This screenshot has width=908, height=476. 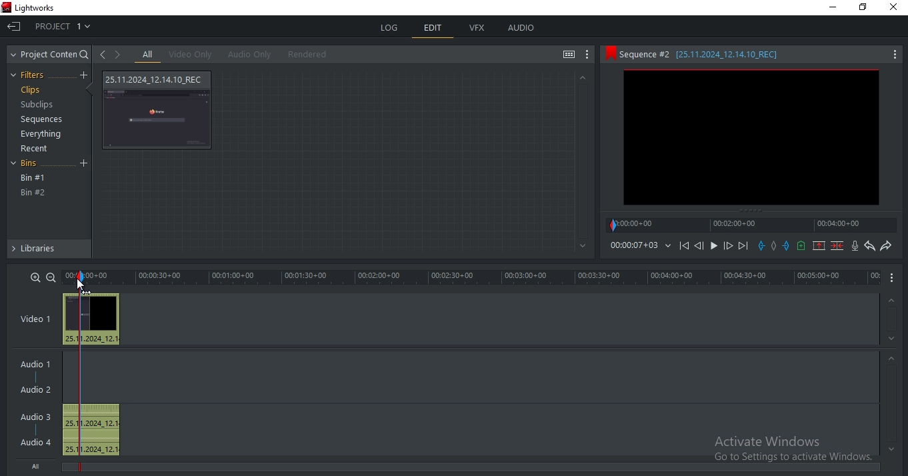 I want to click on add a mark in, so click(x=775, y=247).